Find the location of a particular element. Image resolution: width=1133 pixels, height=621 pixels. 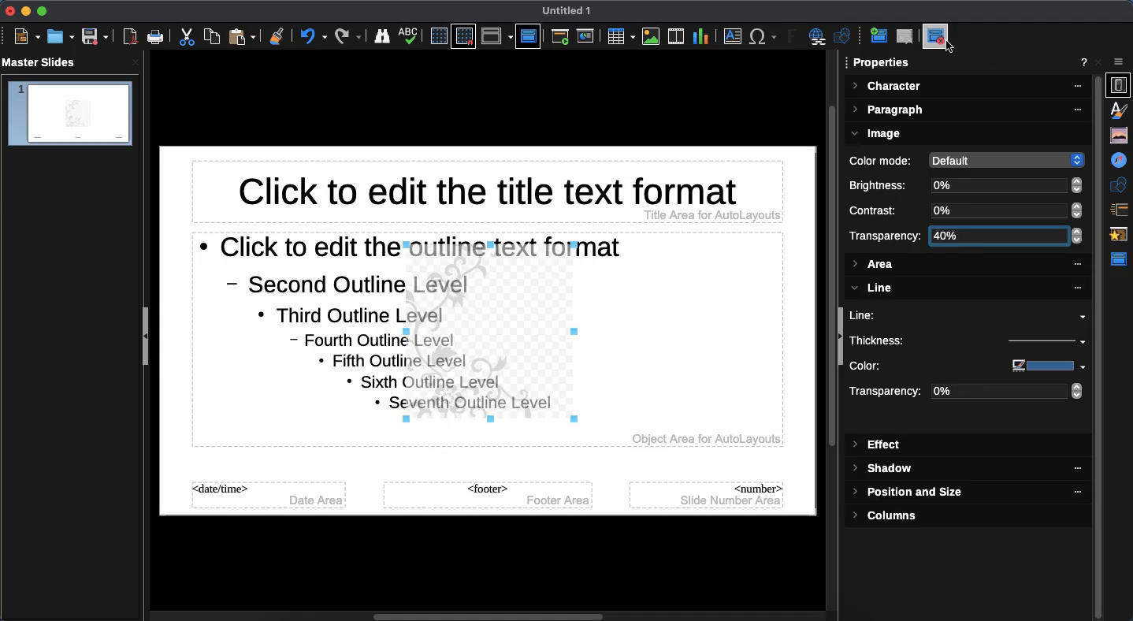

Finder is located at coordinates (382, 37).